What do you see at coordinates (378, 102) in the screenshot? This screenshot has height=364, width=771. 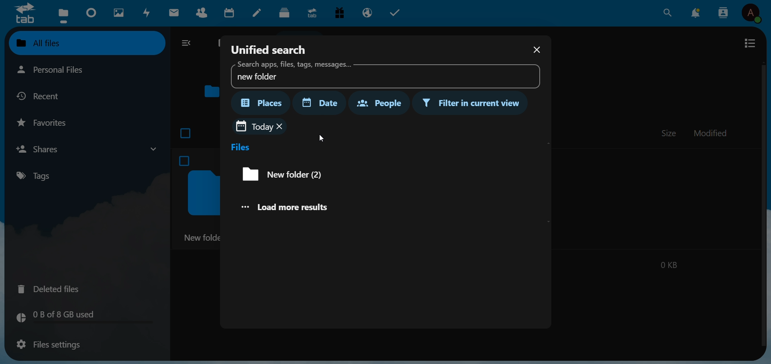 I see `people` at bounding box center [378, 102].